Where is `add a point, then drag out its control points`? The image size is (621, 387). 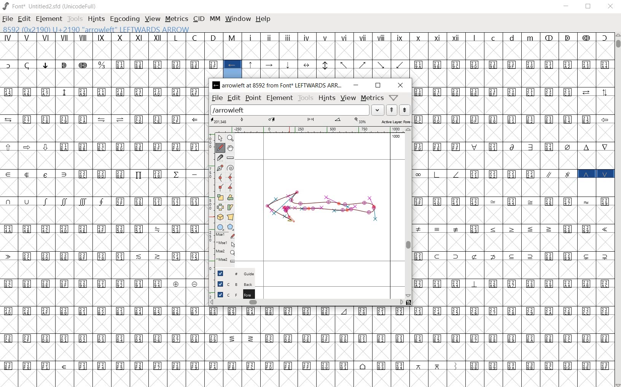
add a point, then drag out its control points is located at coordinates (219, 167).